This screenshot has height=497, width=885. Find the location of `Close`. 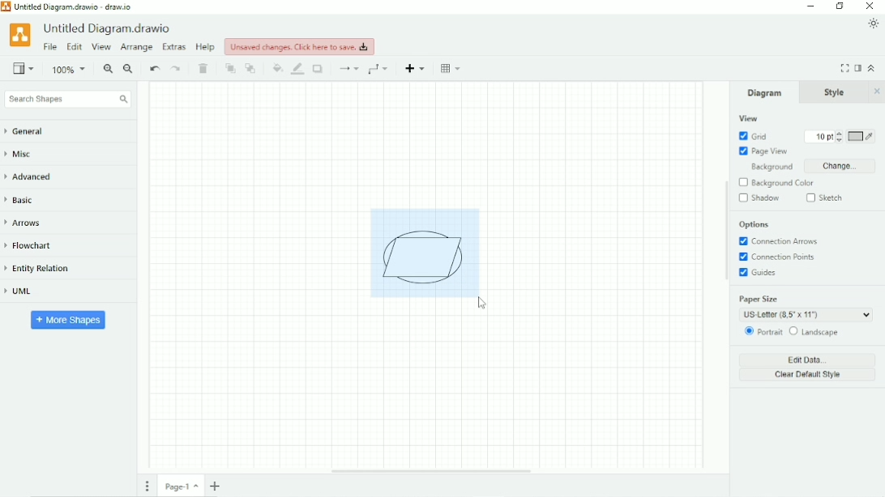

Close is located at coordinates (870, 6).